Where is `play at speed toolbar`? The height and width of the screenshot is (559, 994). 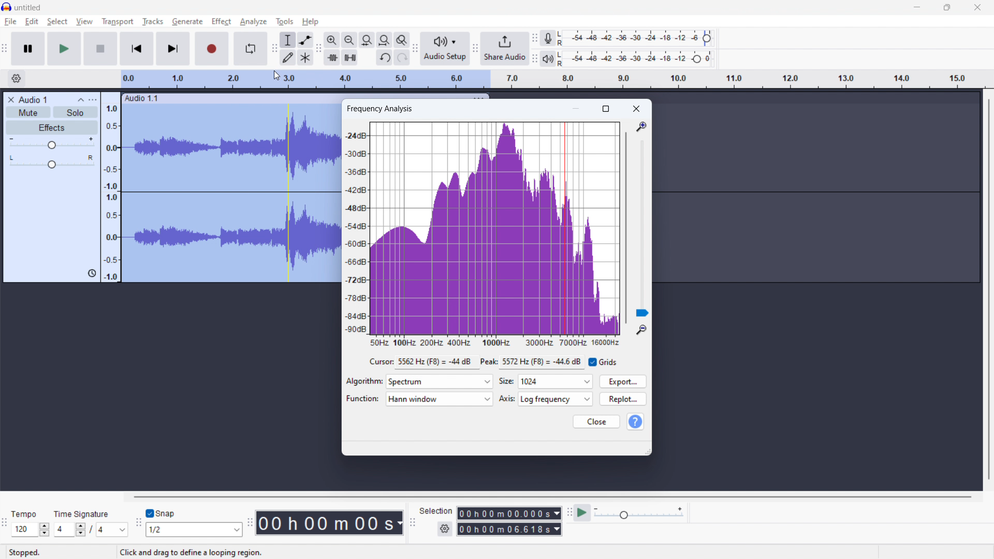 play at speed toolbar is located at coordinates (568, 513).